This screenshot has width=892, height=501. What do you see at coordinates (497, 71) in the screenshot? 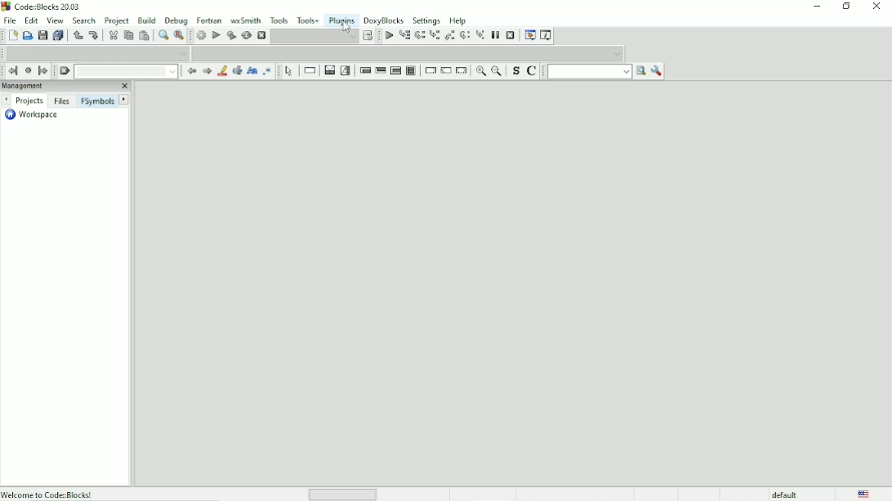
I see `Zoom out` at bounding box center [497, 71].